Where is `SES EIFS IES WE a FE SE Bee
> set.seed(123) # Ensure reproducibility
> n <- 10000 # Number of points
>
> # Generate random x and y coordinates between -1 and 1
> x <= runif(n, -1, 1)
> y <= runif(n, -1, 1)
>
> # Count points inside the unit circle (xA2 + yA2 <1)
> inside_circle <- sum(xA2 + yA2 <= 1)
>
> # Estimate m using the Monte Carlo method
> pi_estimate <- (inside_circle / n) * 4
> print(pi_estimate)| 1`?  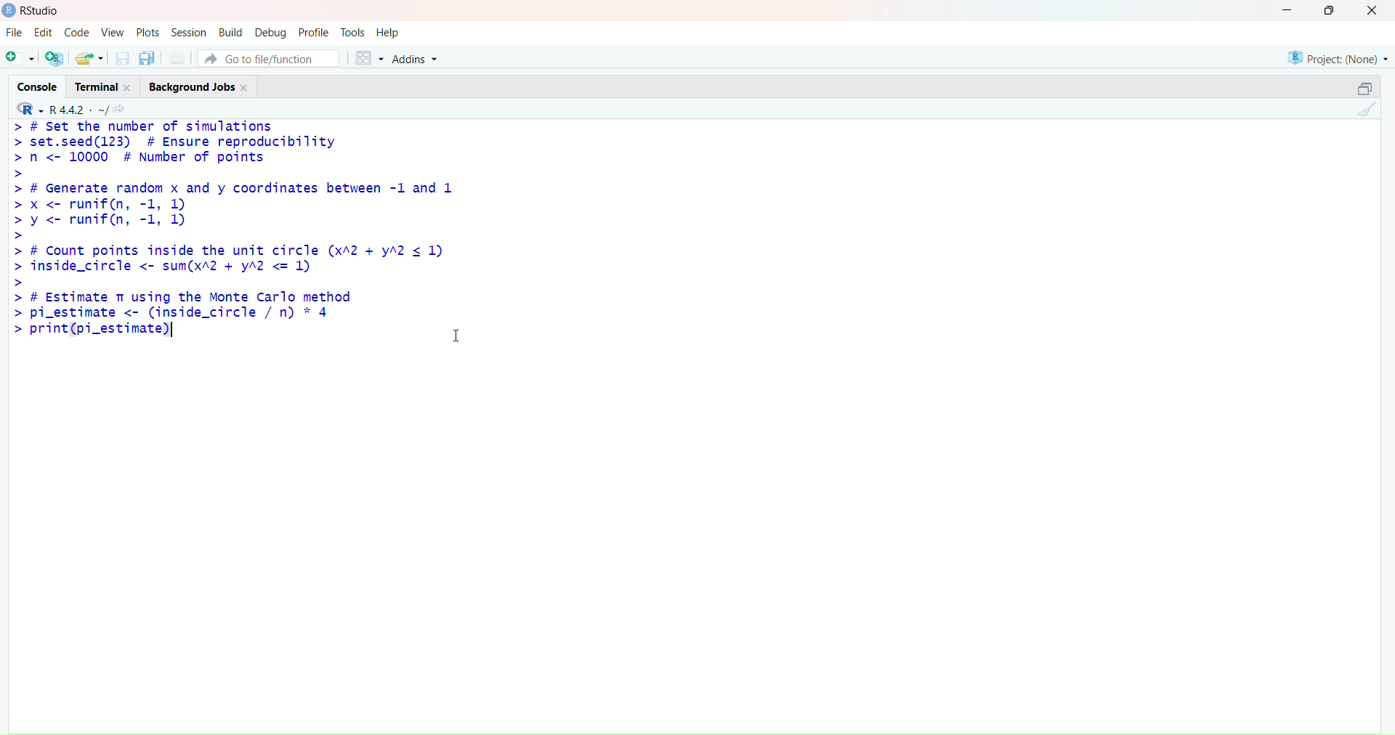
SES EIFS IES WE a FE SE Bee
> set.seed(123) # Ensure reproducibility
> n <- 10000 # Number of points
>
> # Generate random x and y coordinates between -1 and 1
> x <= runif(n, -1, 1)
> y <= runif(n, -1, 1)
>
> # Count points inside the unit circle (xA2 + yA2 <1)
> inside_circle <- sum(xA2 + yA2 <= 1)
>
> # Estimate m using the Monte Carlo method
> pi_estimate <- (inside_circle / n) * 4
> print(pi_estimate)| 1 is located at coordinates (249, 241).